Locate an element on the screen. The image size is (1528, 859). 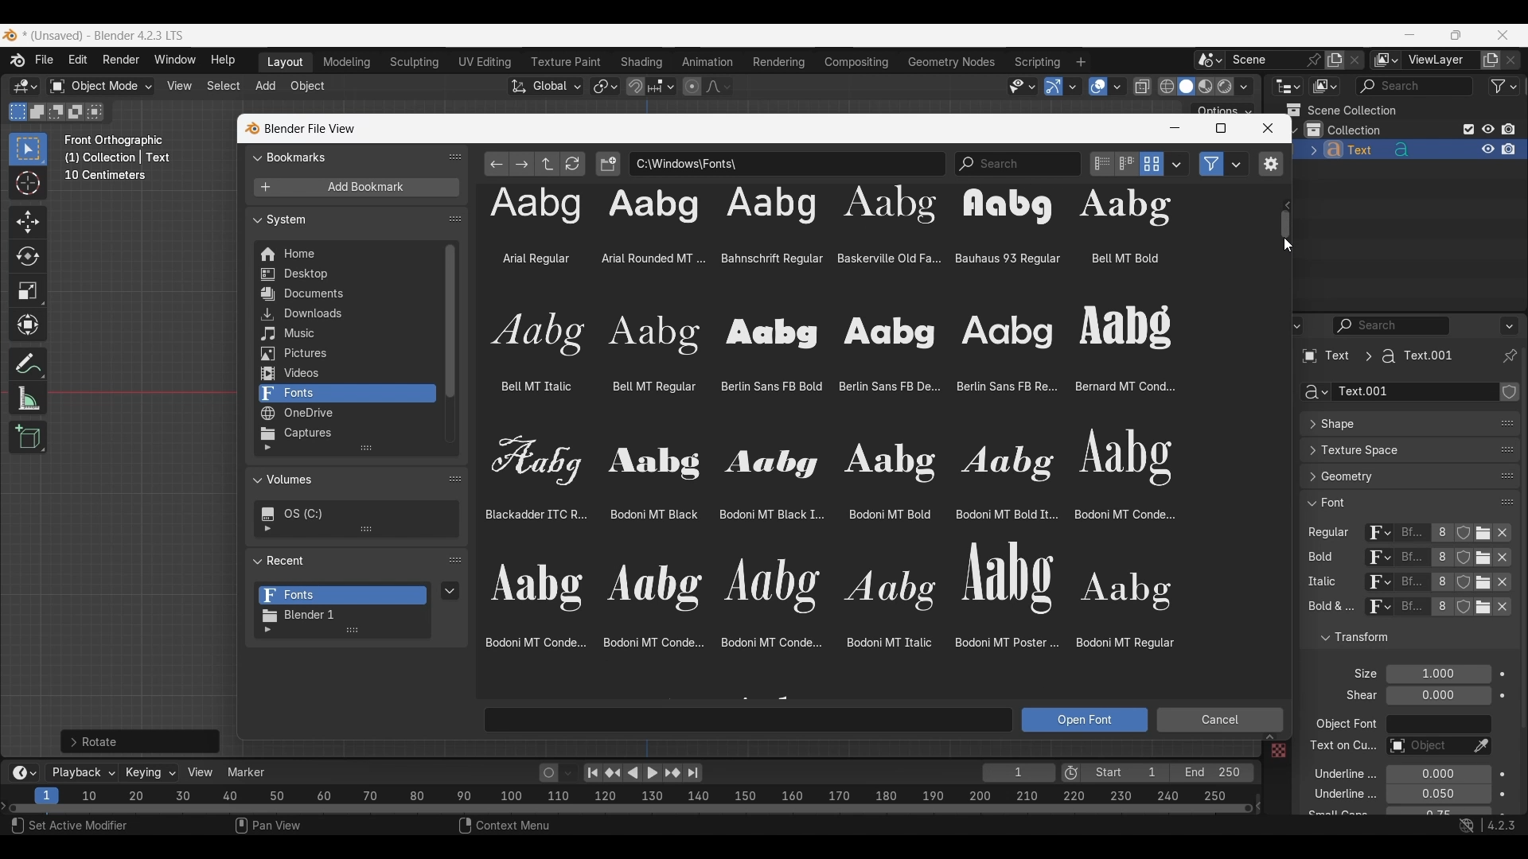
Click to collapse Font is located at coordinates (1394, 502).